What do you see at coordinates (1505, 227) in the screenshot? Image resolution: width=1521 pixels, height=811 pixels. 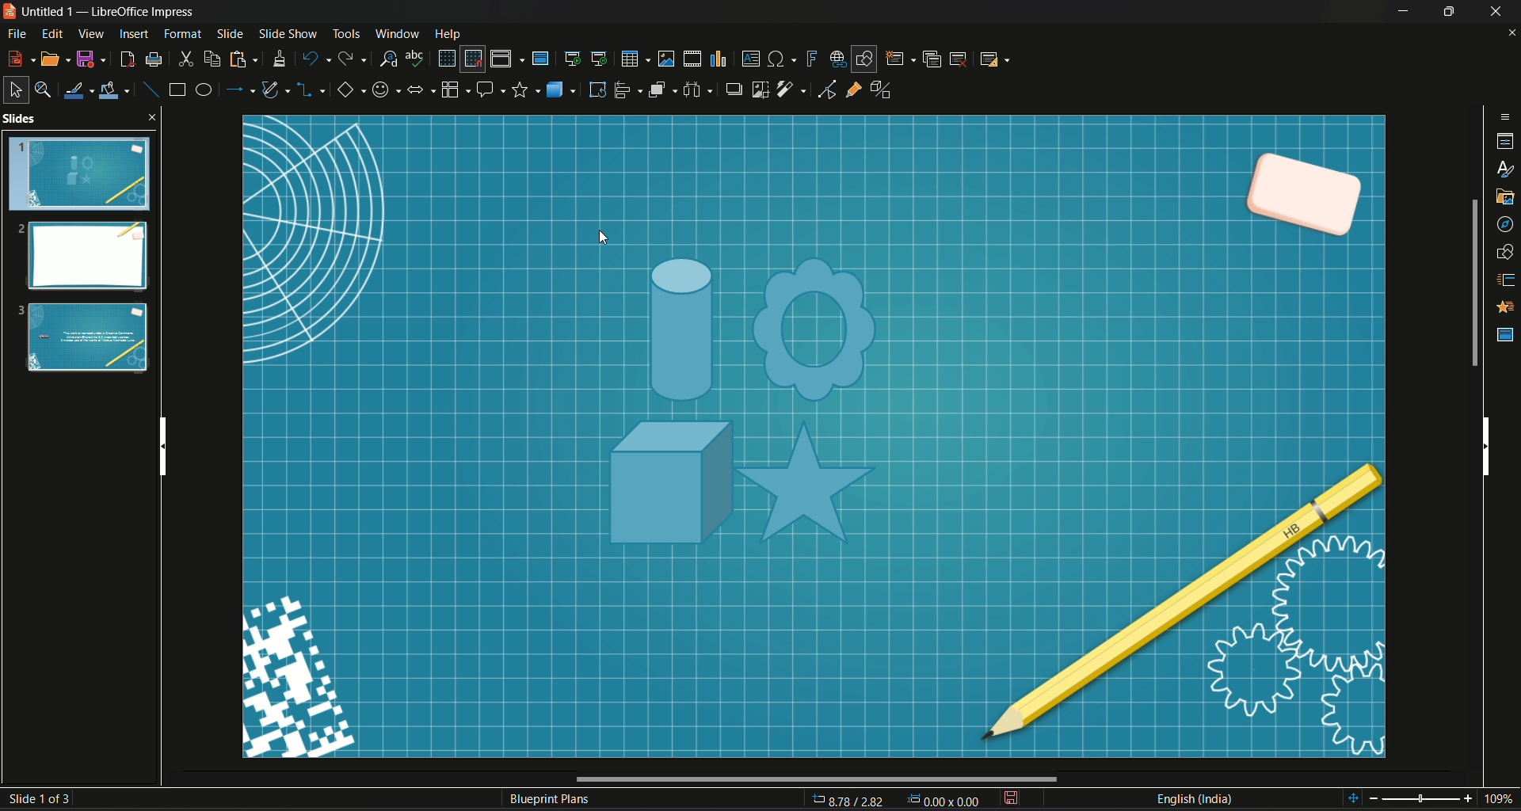 I see `navigator` at bounding box center [1505, 227].